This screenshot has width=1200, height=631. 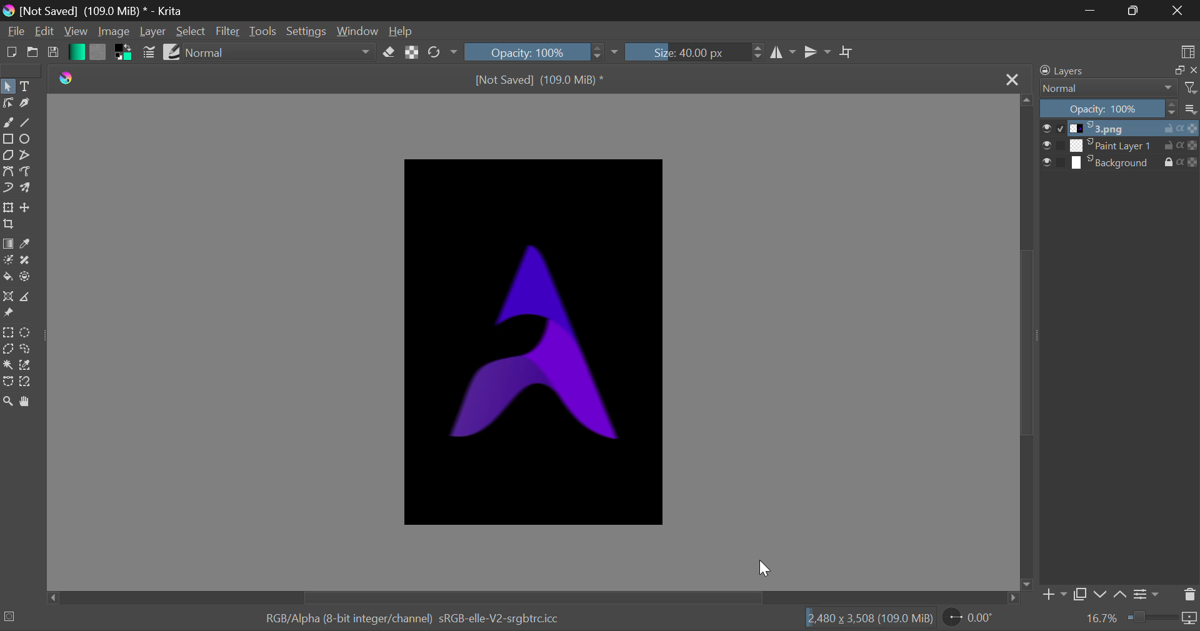 What do you see at coordinates (191, 31) in the screenshot?
I see `Select` at bounding box center [191, 31].